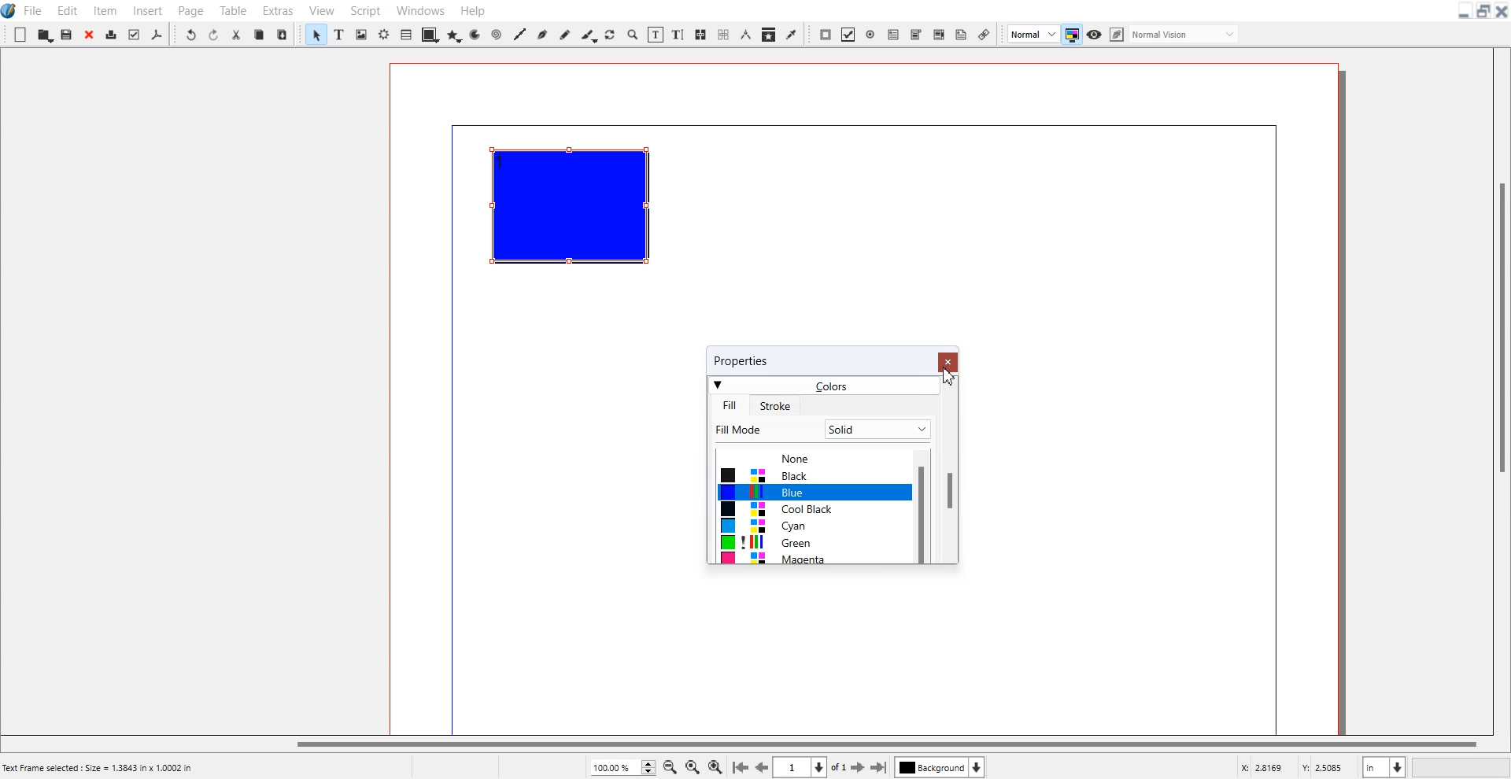 This screenshot has width=1511, height=779. I want to click on Line, so click(519, 34).